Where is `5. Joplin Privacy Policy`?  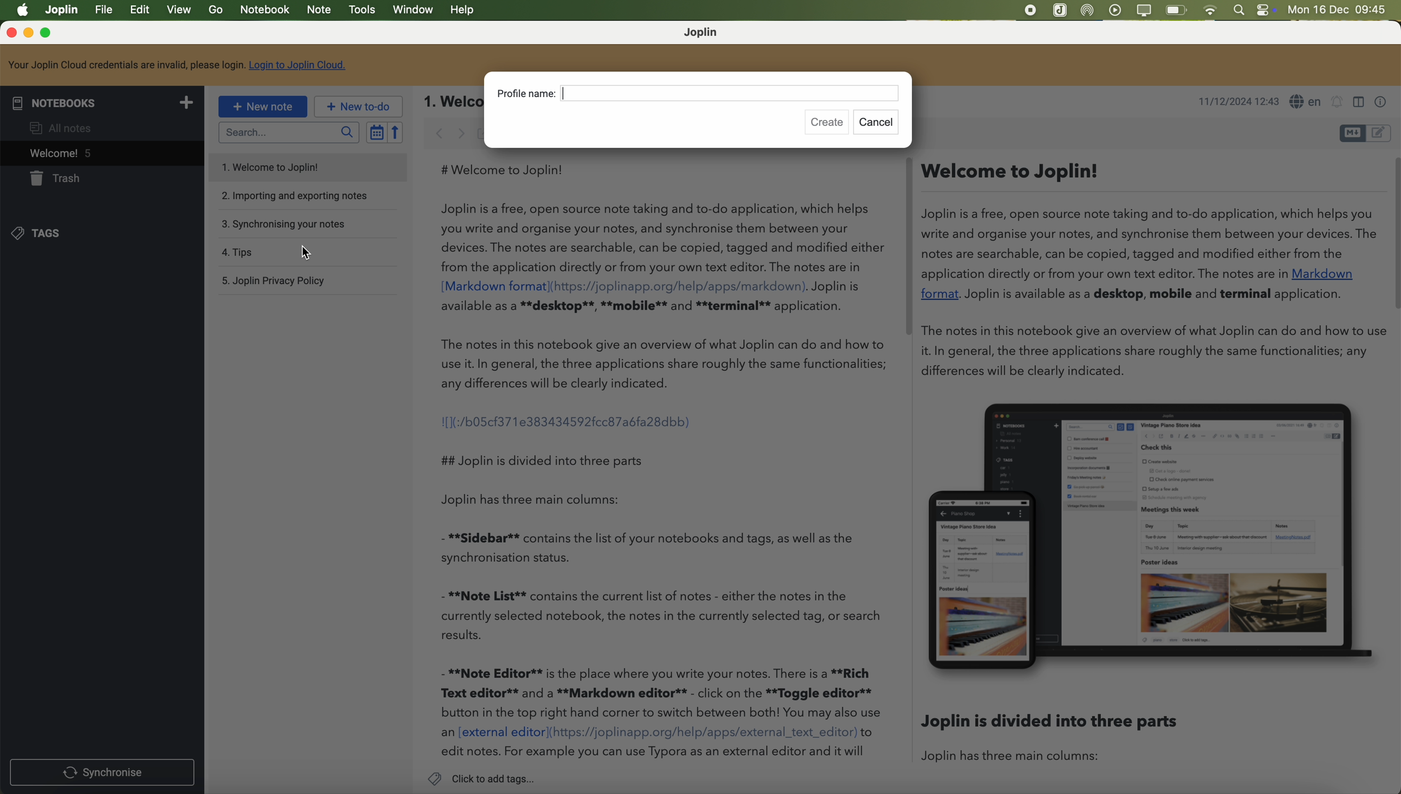 5. Joplin Privacy Policy is located at coordinates (279, 281).